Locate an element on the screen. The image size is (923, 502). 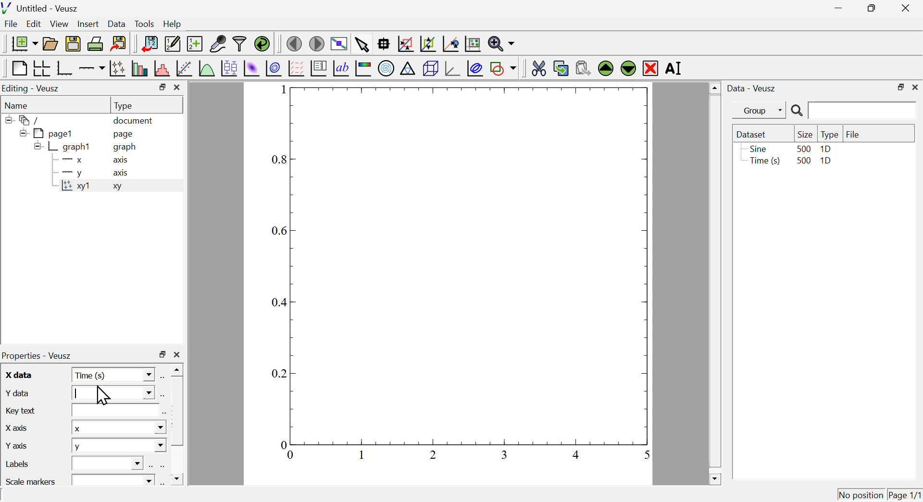
zoom functions is located at coordinates (501, 44).